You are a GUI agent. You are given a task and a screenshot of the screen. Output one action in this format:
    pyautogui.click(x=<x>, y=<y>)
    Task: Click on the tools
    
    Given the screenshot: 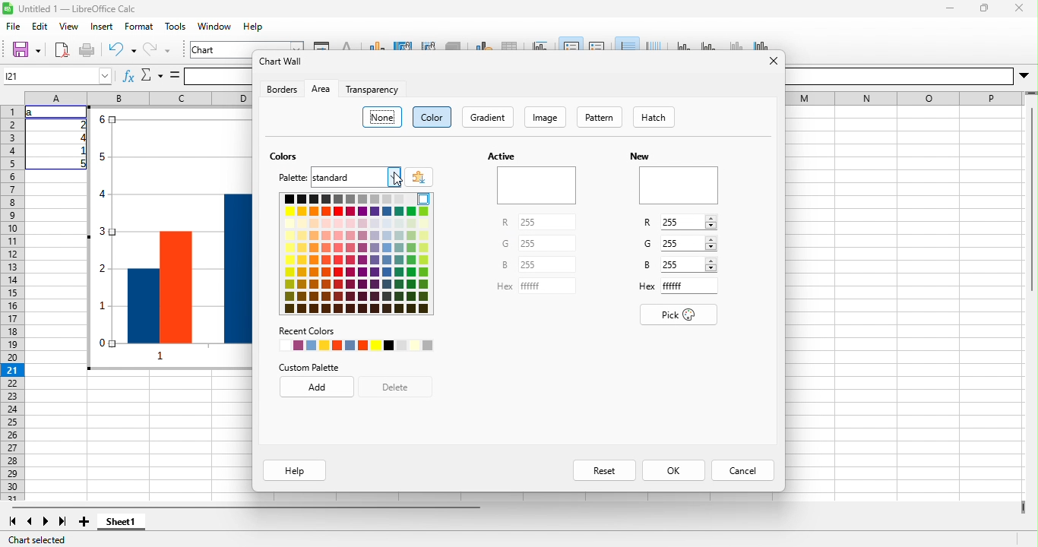 What is the action you would take?
    pyautogui.click(x=175, y=26)
    